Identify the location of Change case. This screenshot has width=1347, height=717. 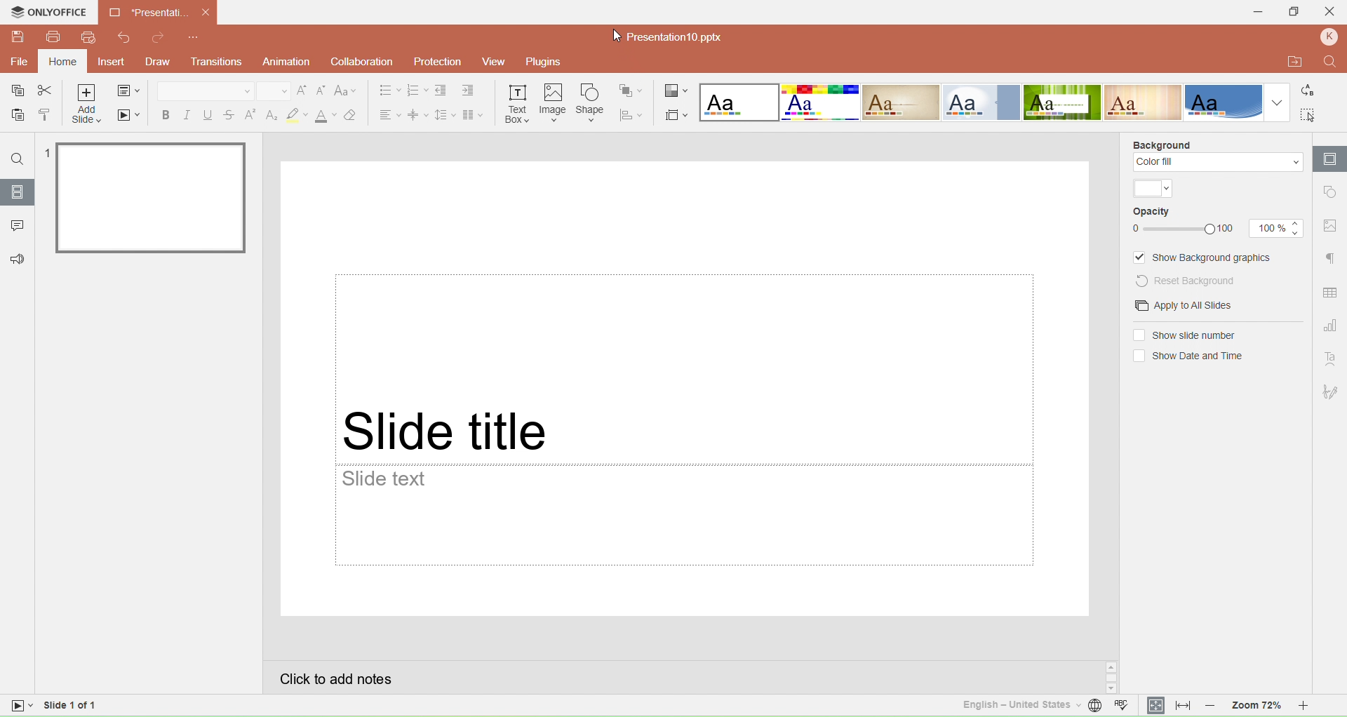
(347, 91).